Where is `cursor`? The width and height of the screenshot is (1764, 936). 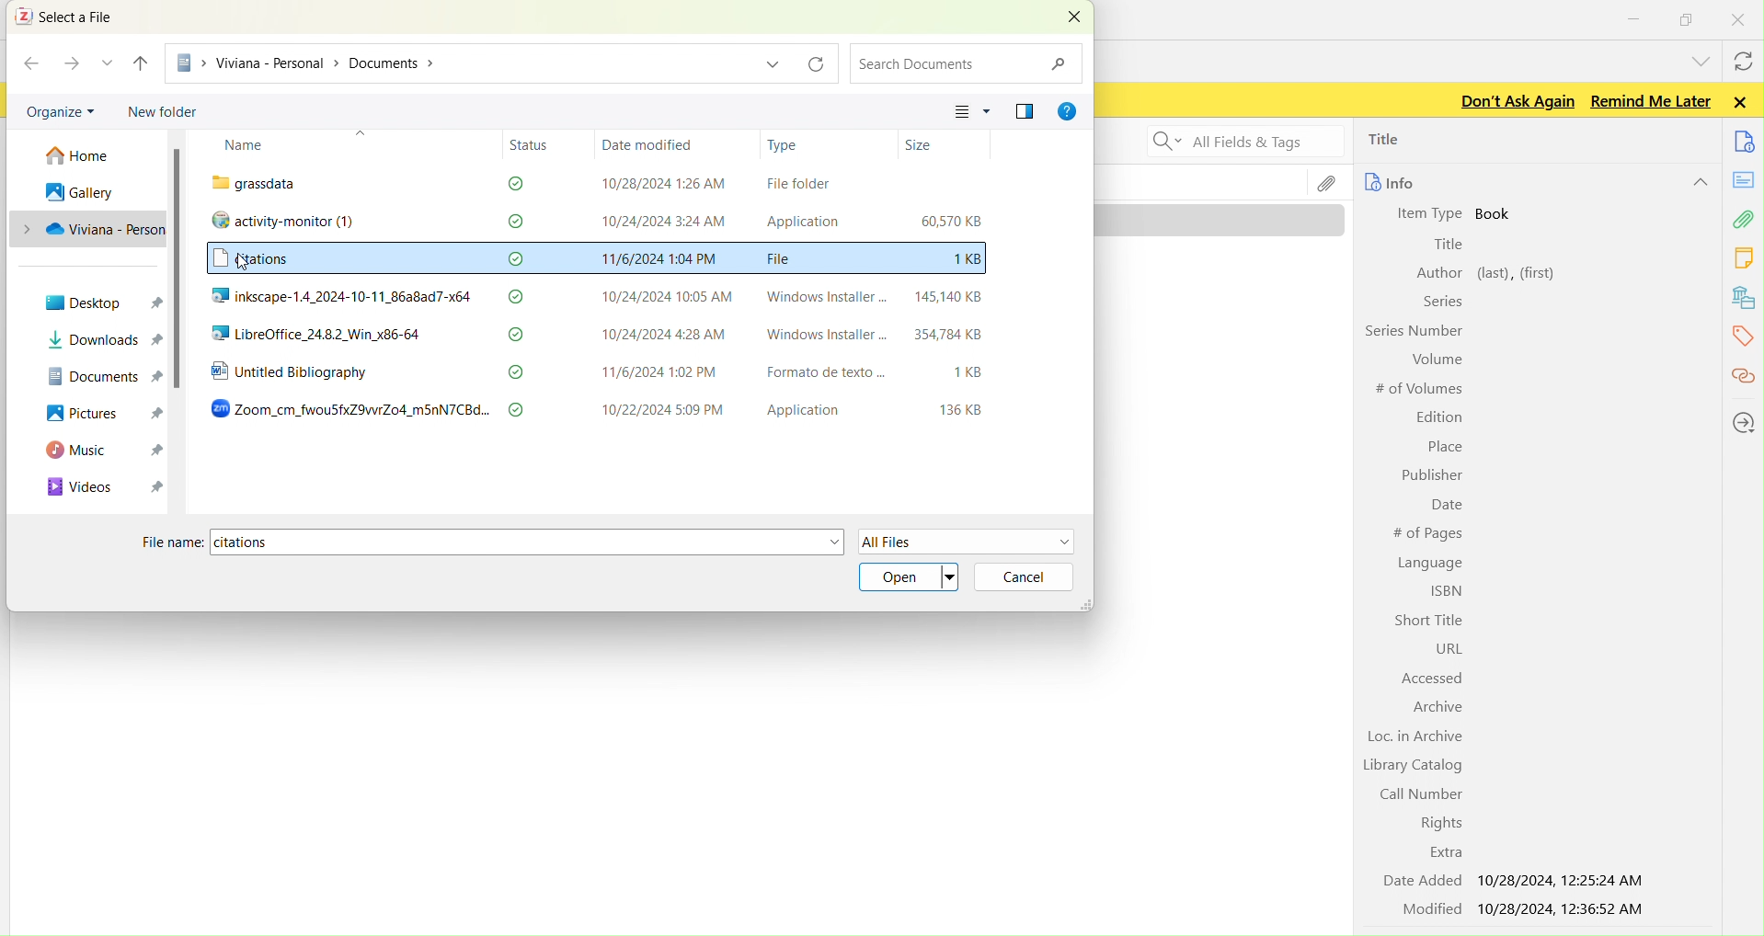 cursor is located at coordinates (237, 262).